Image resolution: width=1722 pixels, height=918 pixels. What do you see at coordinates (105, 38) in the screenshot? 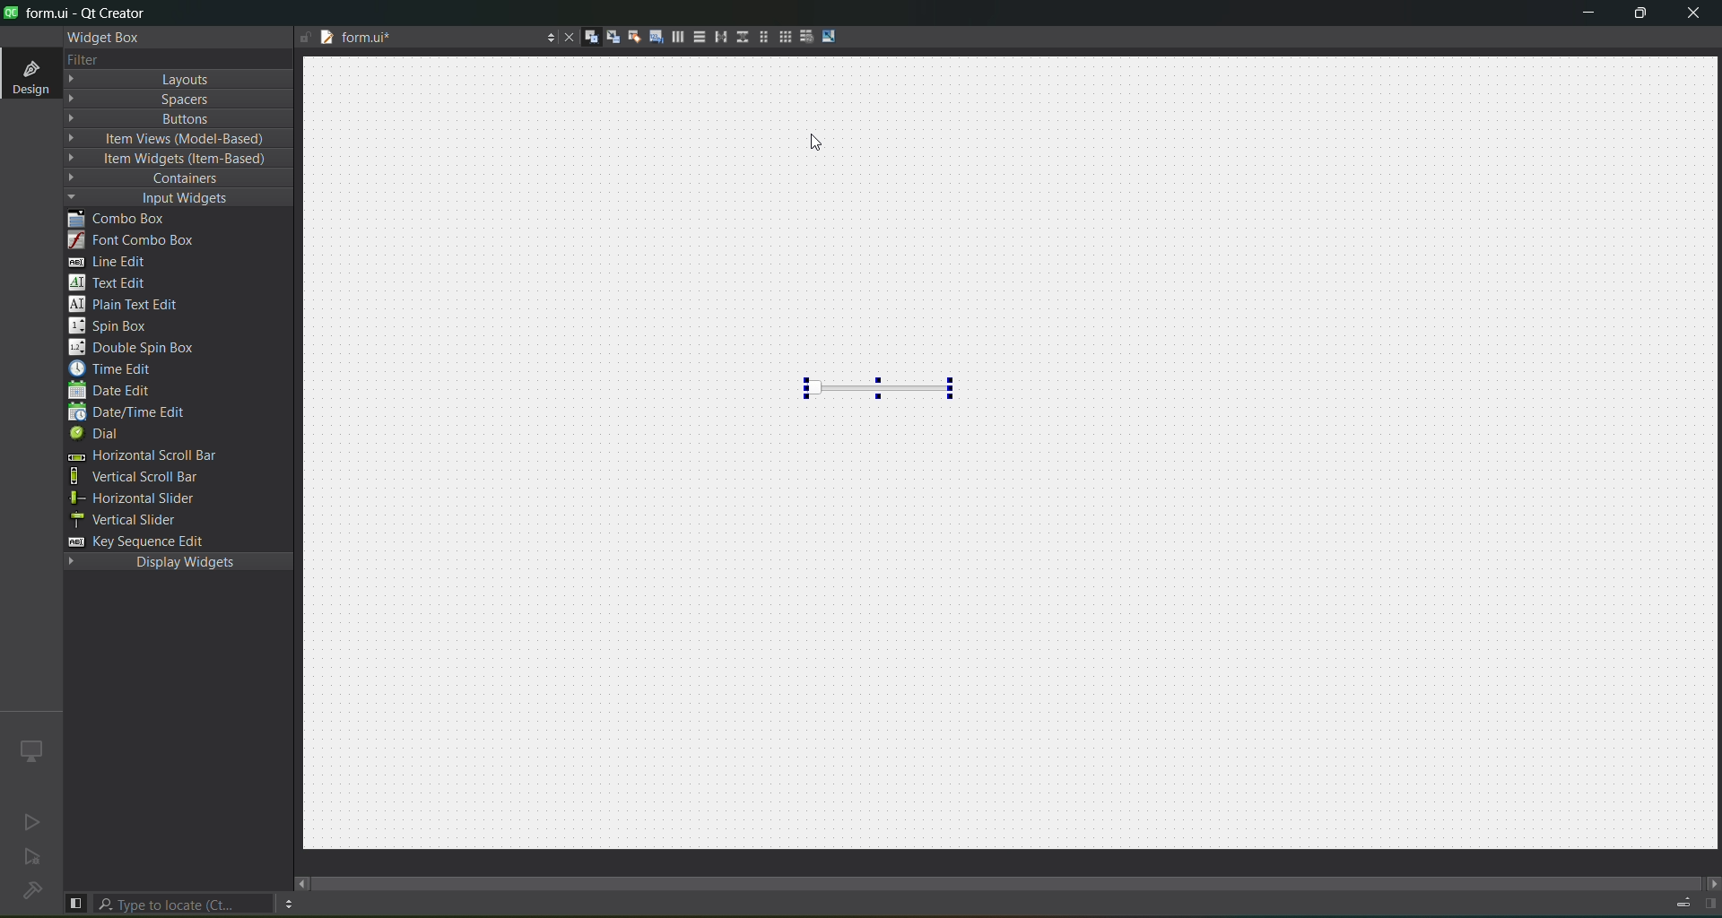
I see `widget box` at bounding box center [105, 38].